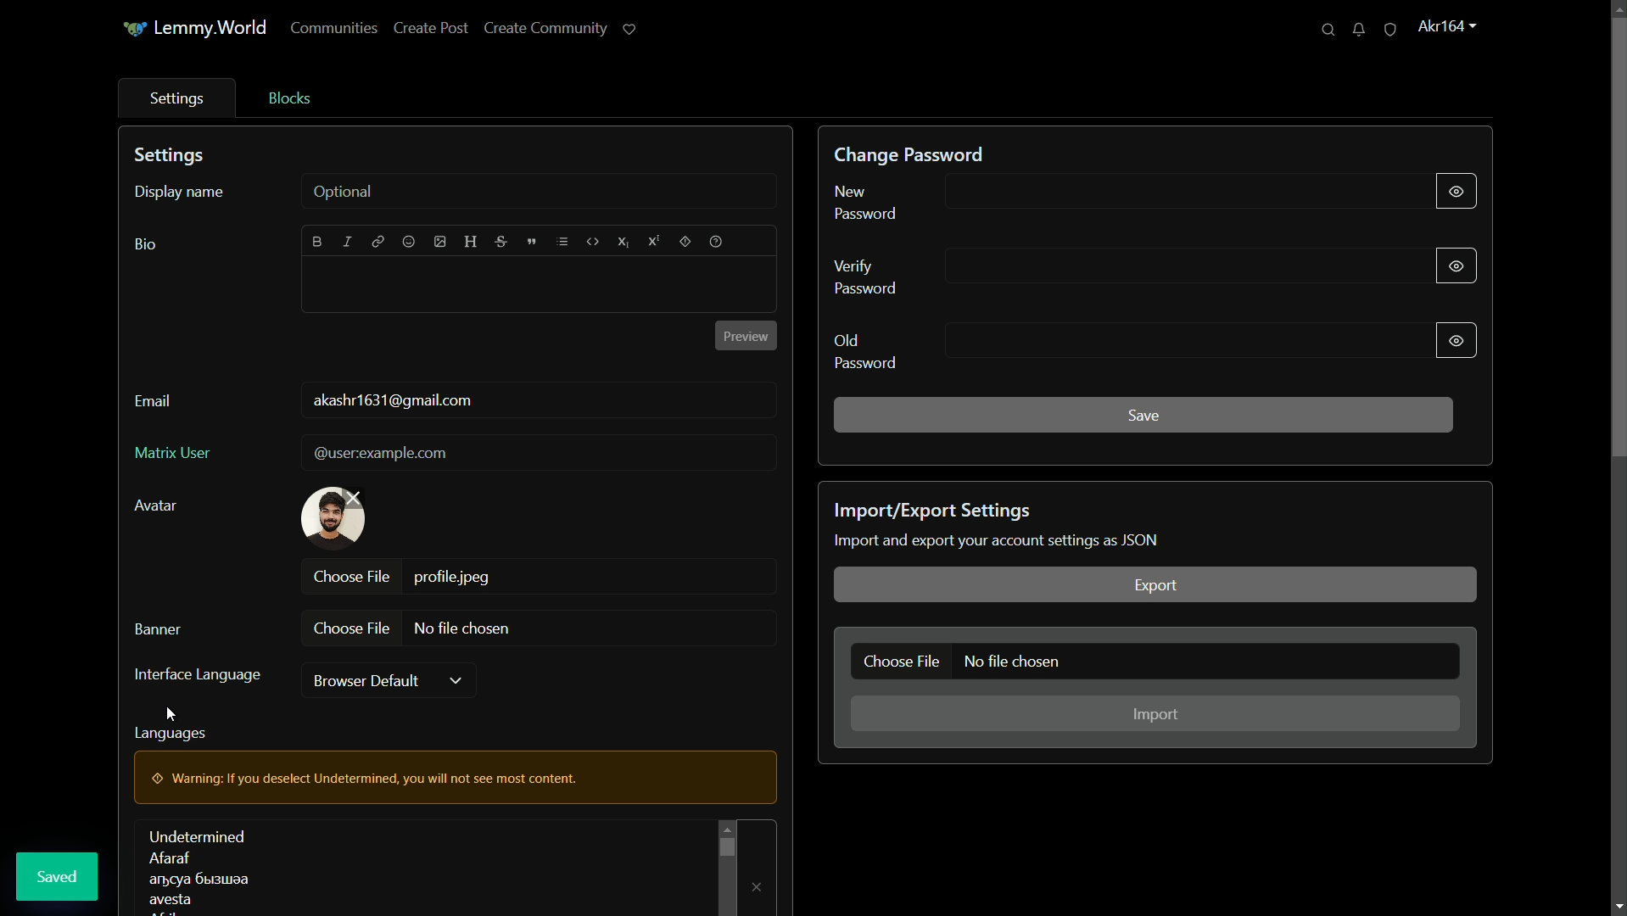  Describe the element at coordinates (1157, 715) in the screenshot. I see `import` at that location.